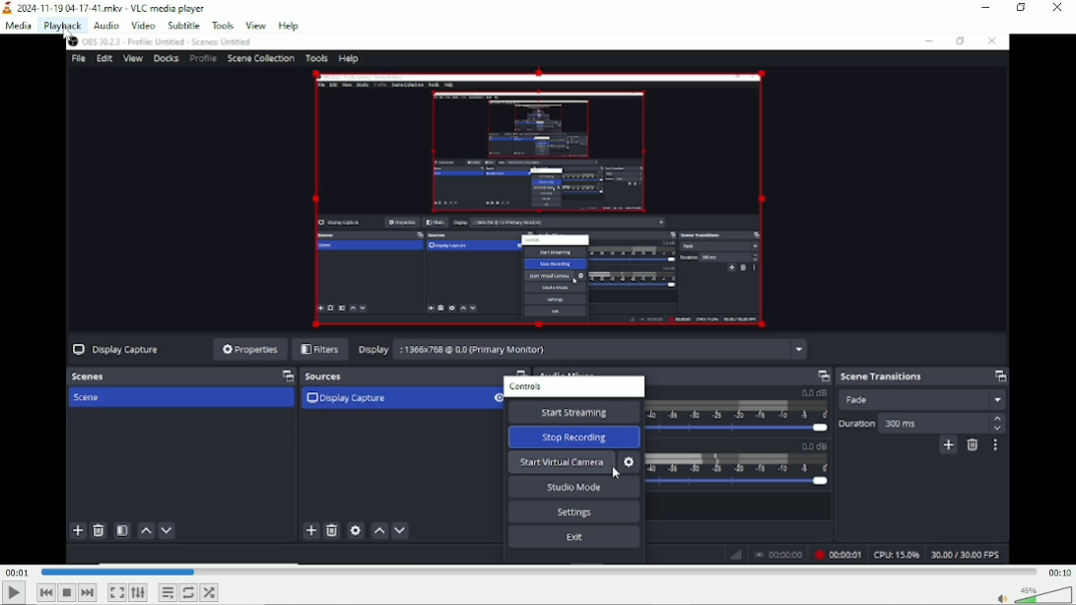 The width and height of the screenshot is (1076, 605). What do you see at coordinates (67, 592) in the screenshot?
I see `Stop playback` at bounding box center [67, 592].